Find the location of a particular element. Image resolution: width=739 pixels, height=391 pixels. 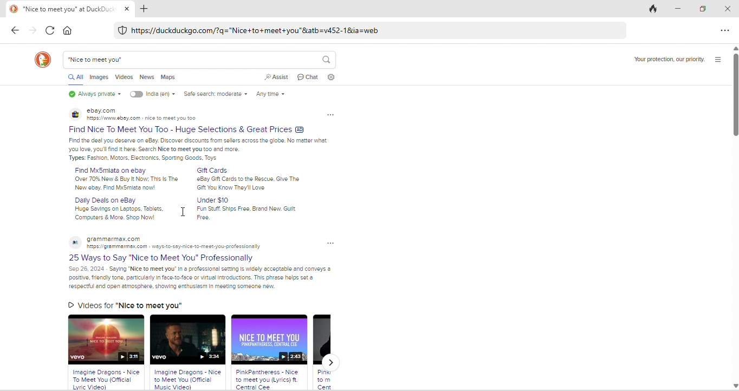

vertical scroll bar is located at coordinates (734, 218).